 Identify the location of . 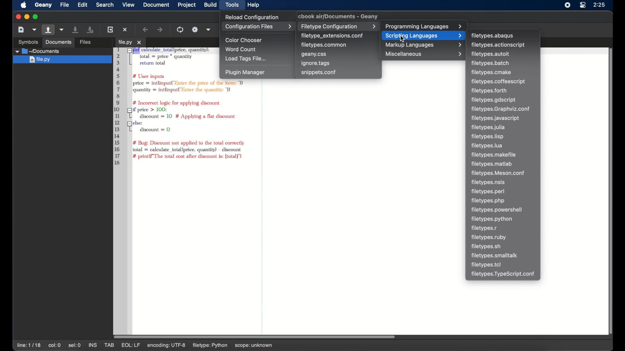
(58, 42).